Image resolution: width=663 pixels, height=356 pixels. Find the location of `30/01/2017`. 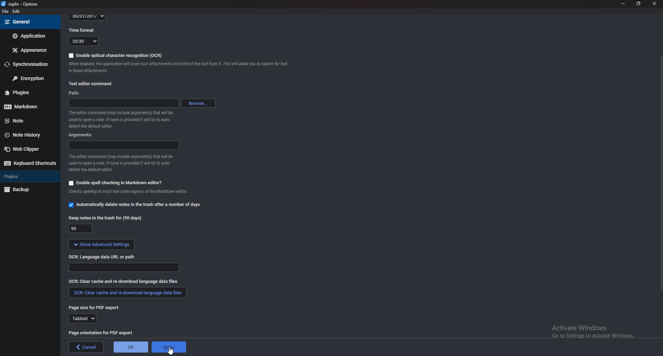

30/01/2017 is located at coordinates (88, 17).